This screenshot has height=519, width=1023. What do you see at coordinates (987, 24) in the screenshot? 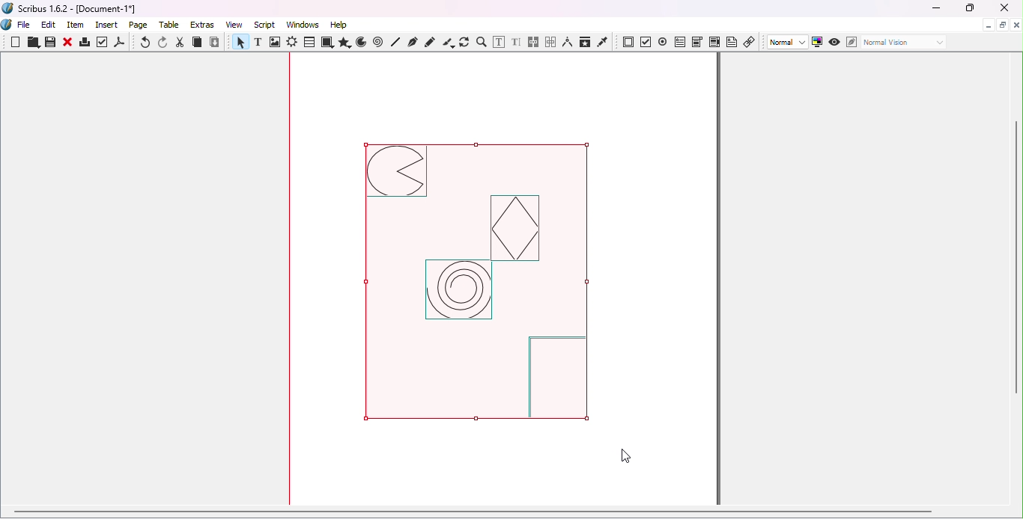
I see `Minimize` at bounding box center [987, 24].